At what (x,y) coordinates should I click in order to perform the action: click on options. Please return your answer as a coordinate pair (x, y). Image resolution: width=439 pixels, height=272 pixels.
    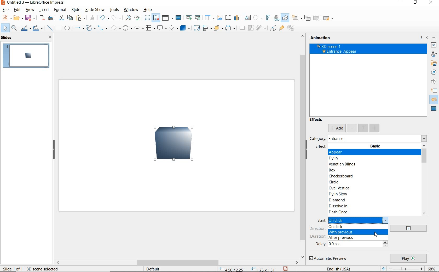
    Looking at the image, I should click on (410, 228).